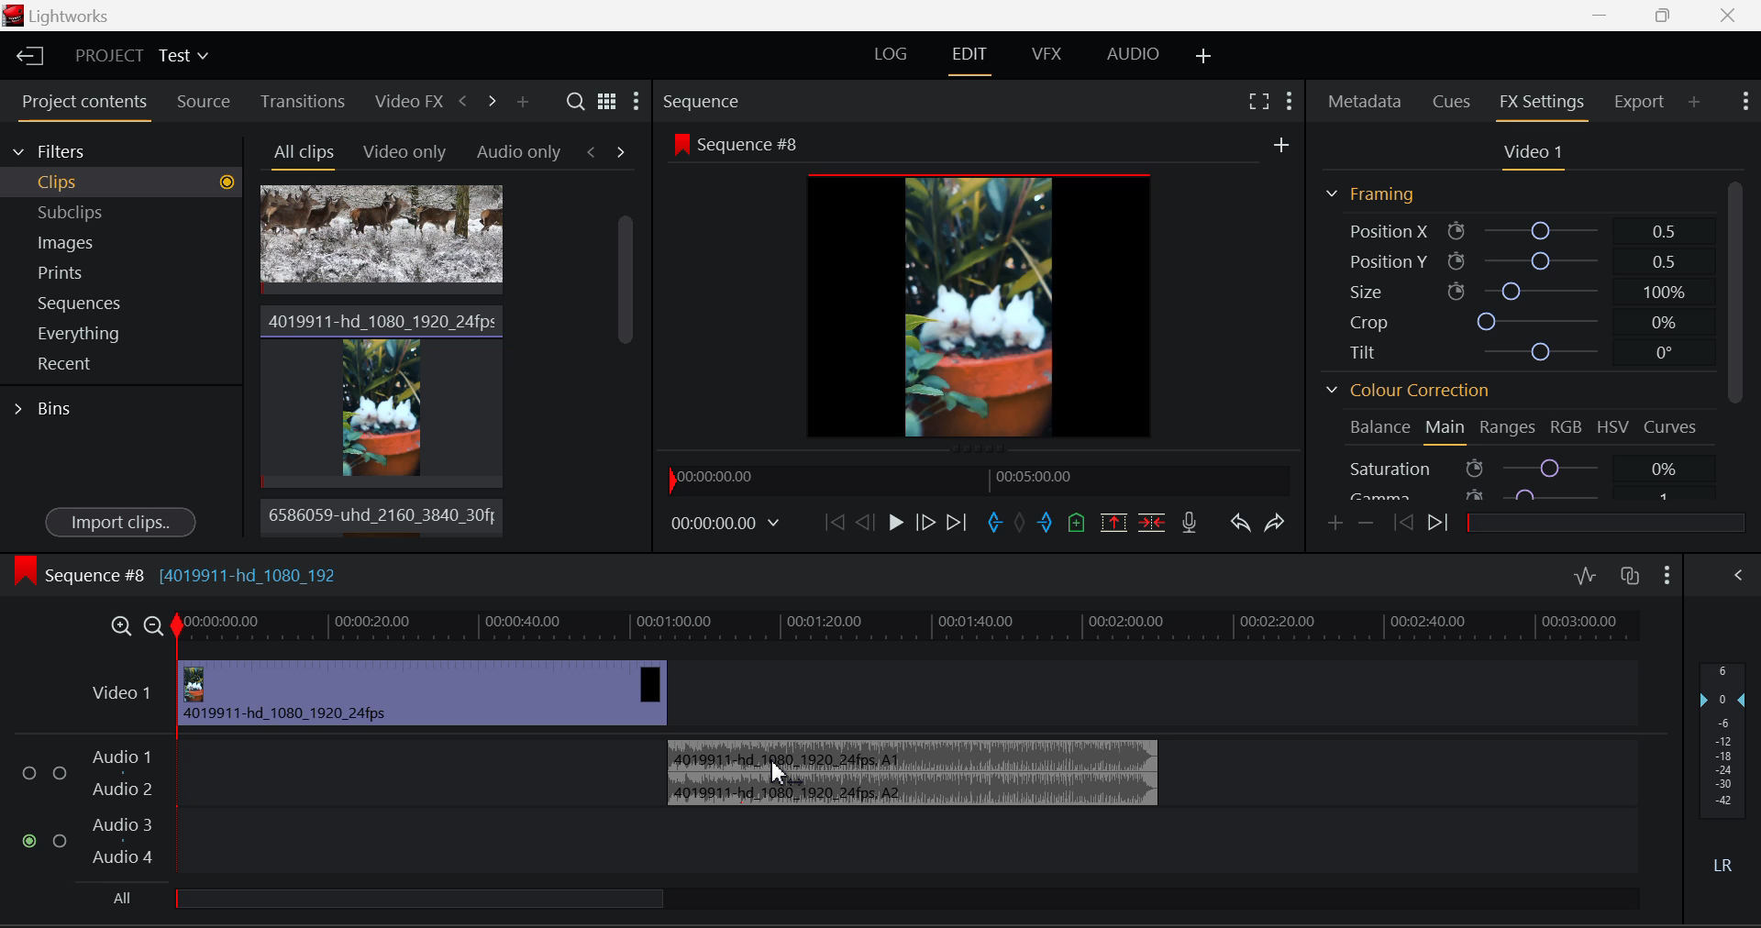  I want to click on Filters, so click(121, 150).